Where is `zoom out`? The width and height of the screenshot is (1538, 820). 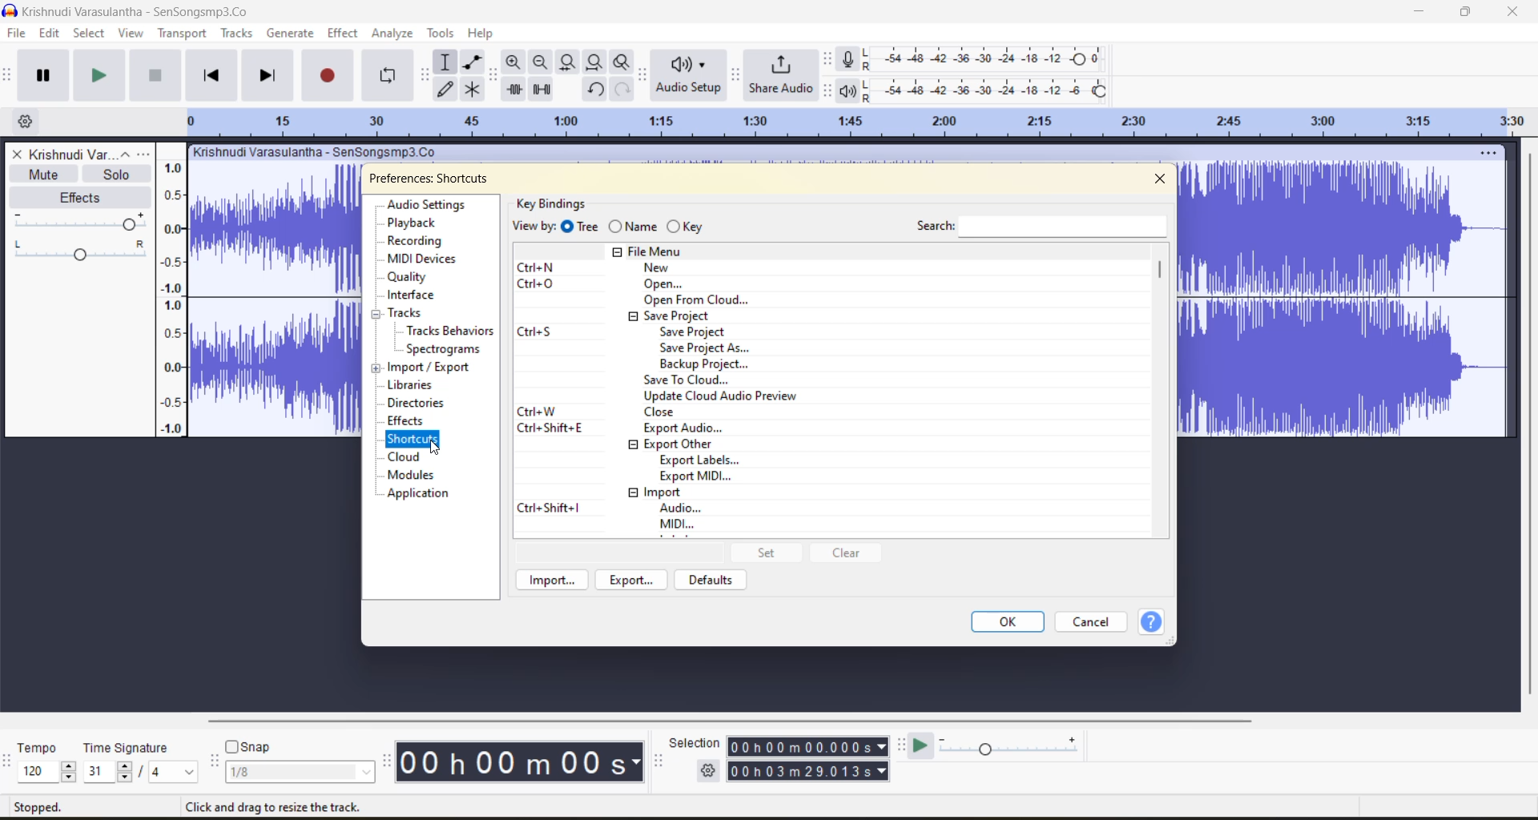
zoom out is located at coordinates (539, 62).